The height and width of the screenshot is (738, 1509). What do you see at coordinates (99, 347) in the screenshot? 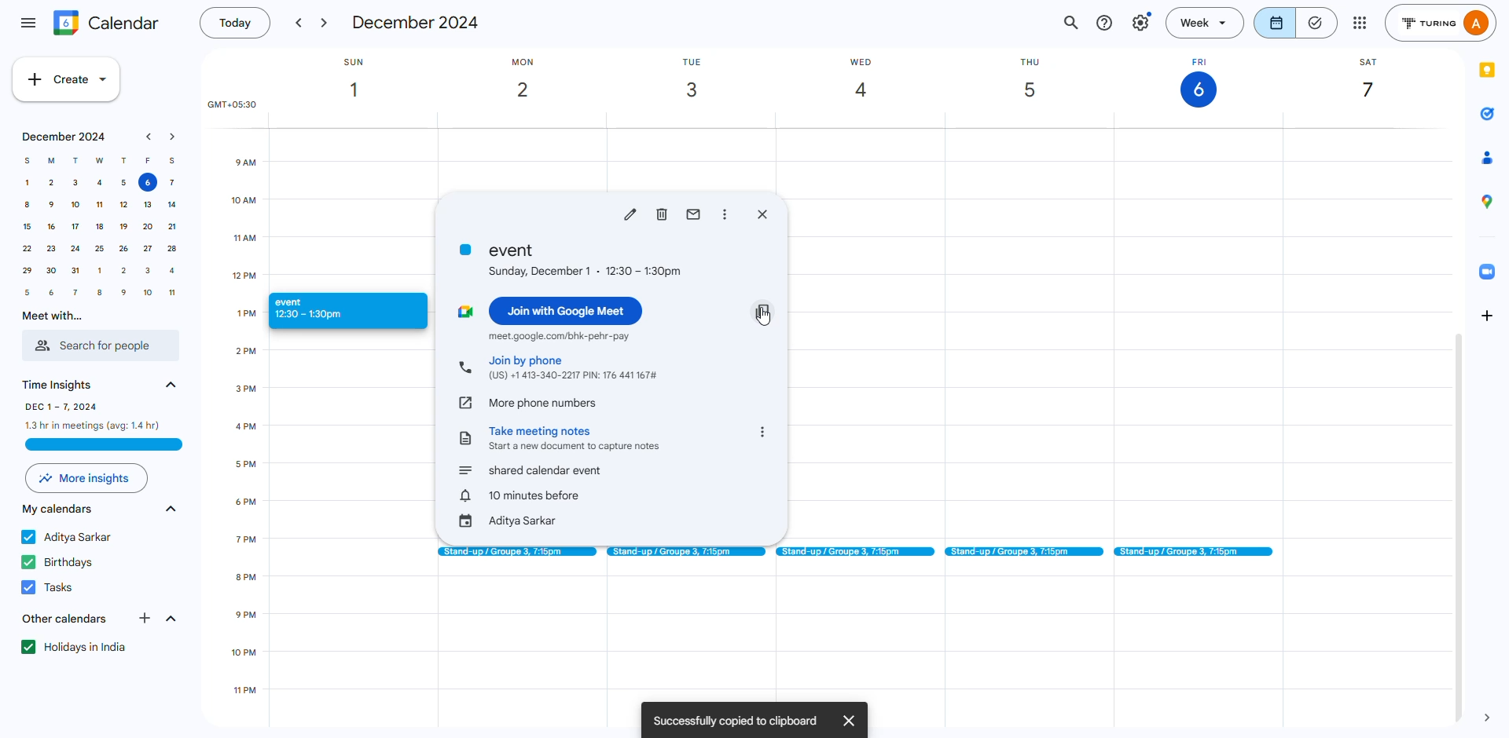
I see `search` at bounding box center [99, 347].